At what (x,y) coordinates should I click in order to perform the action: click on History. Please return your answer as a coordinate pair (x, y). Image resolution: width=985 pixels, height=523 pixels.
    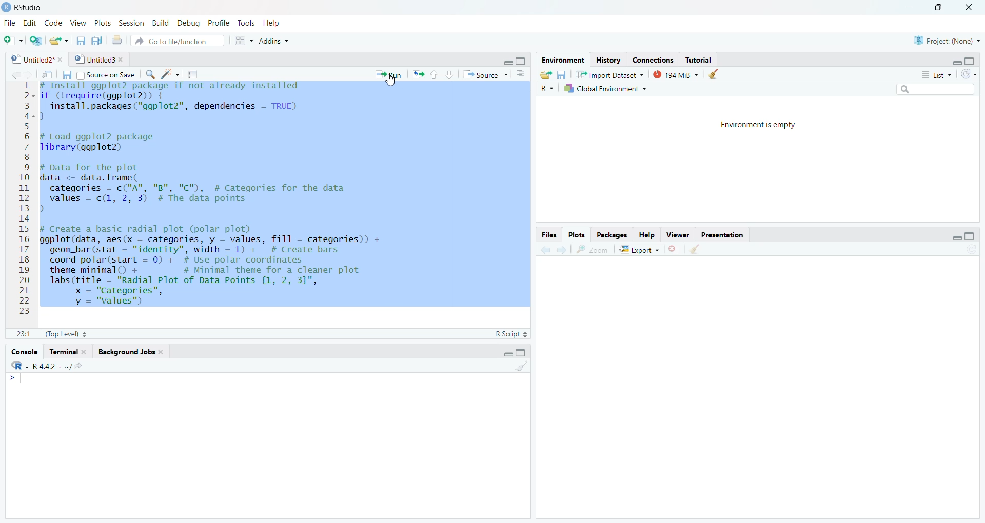
    Looking at the image, I should click on (609, 59).